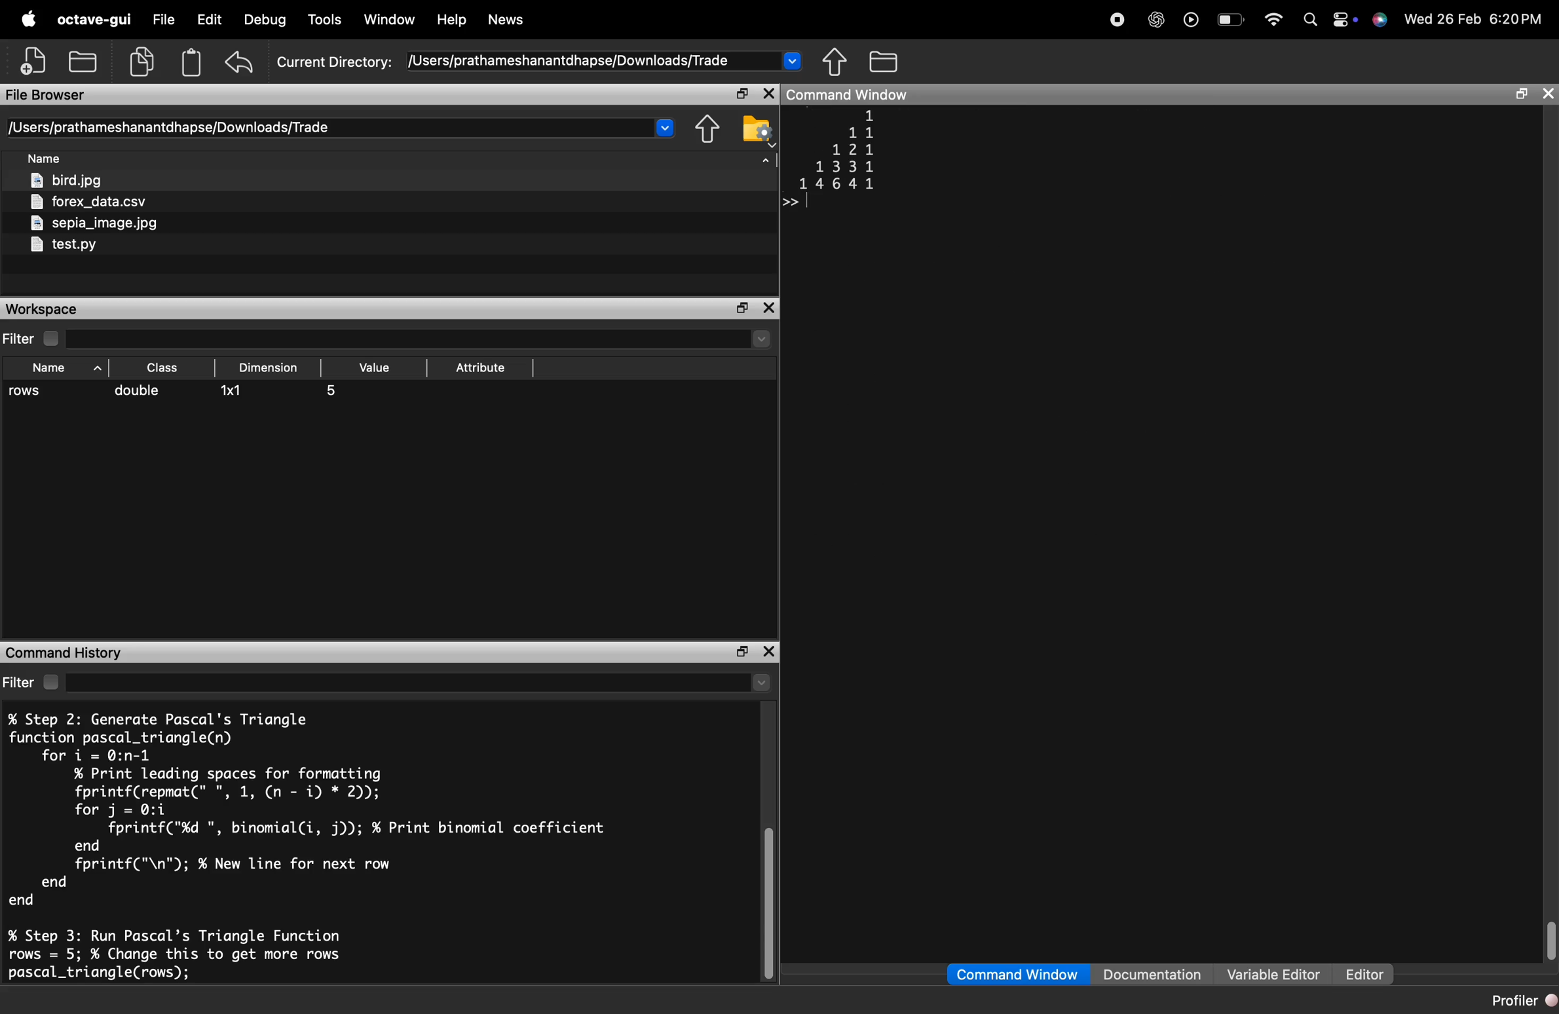 The width and height of the screenshot is (1559, 1014). I want to click on Current Directory:, so click(333, 63).